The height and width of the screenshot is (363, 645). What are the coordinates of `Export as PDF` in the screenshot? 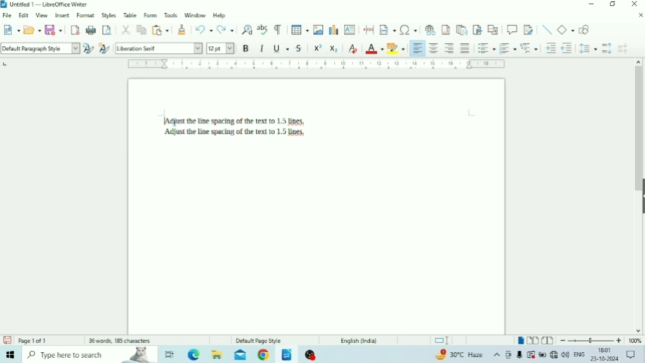 It's located at (74, 30).